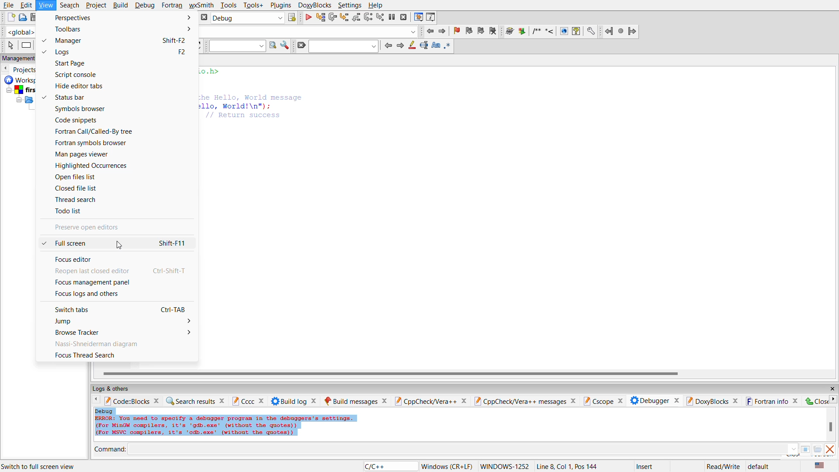  Describe the element at coordinates (393, 372) in the screenshot. I see `horizontal scroll bar` at that location.